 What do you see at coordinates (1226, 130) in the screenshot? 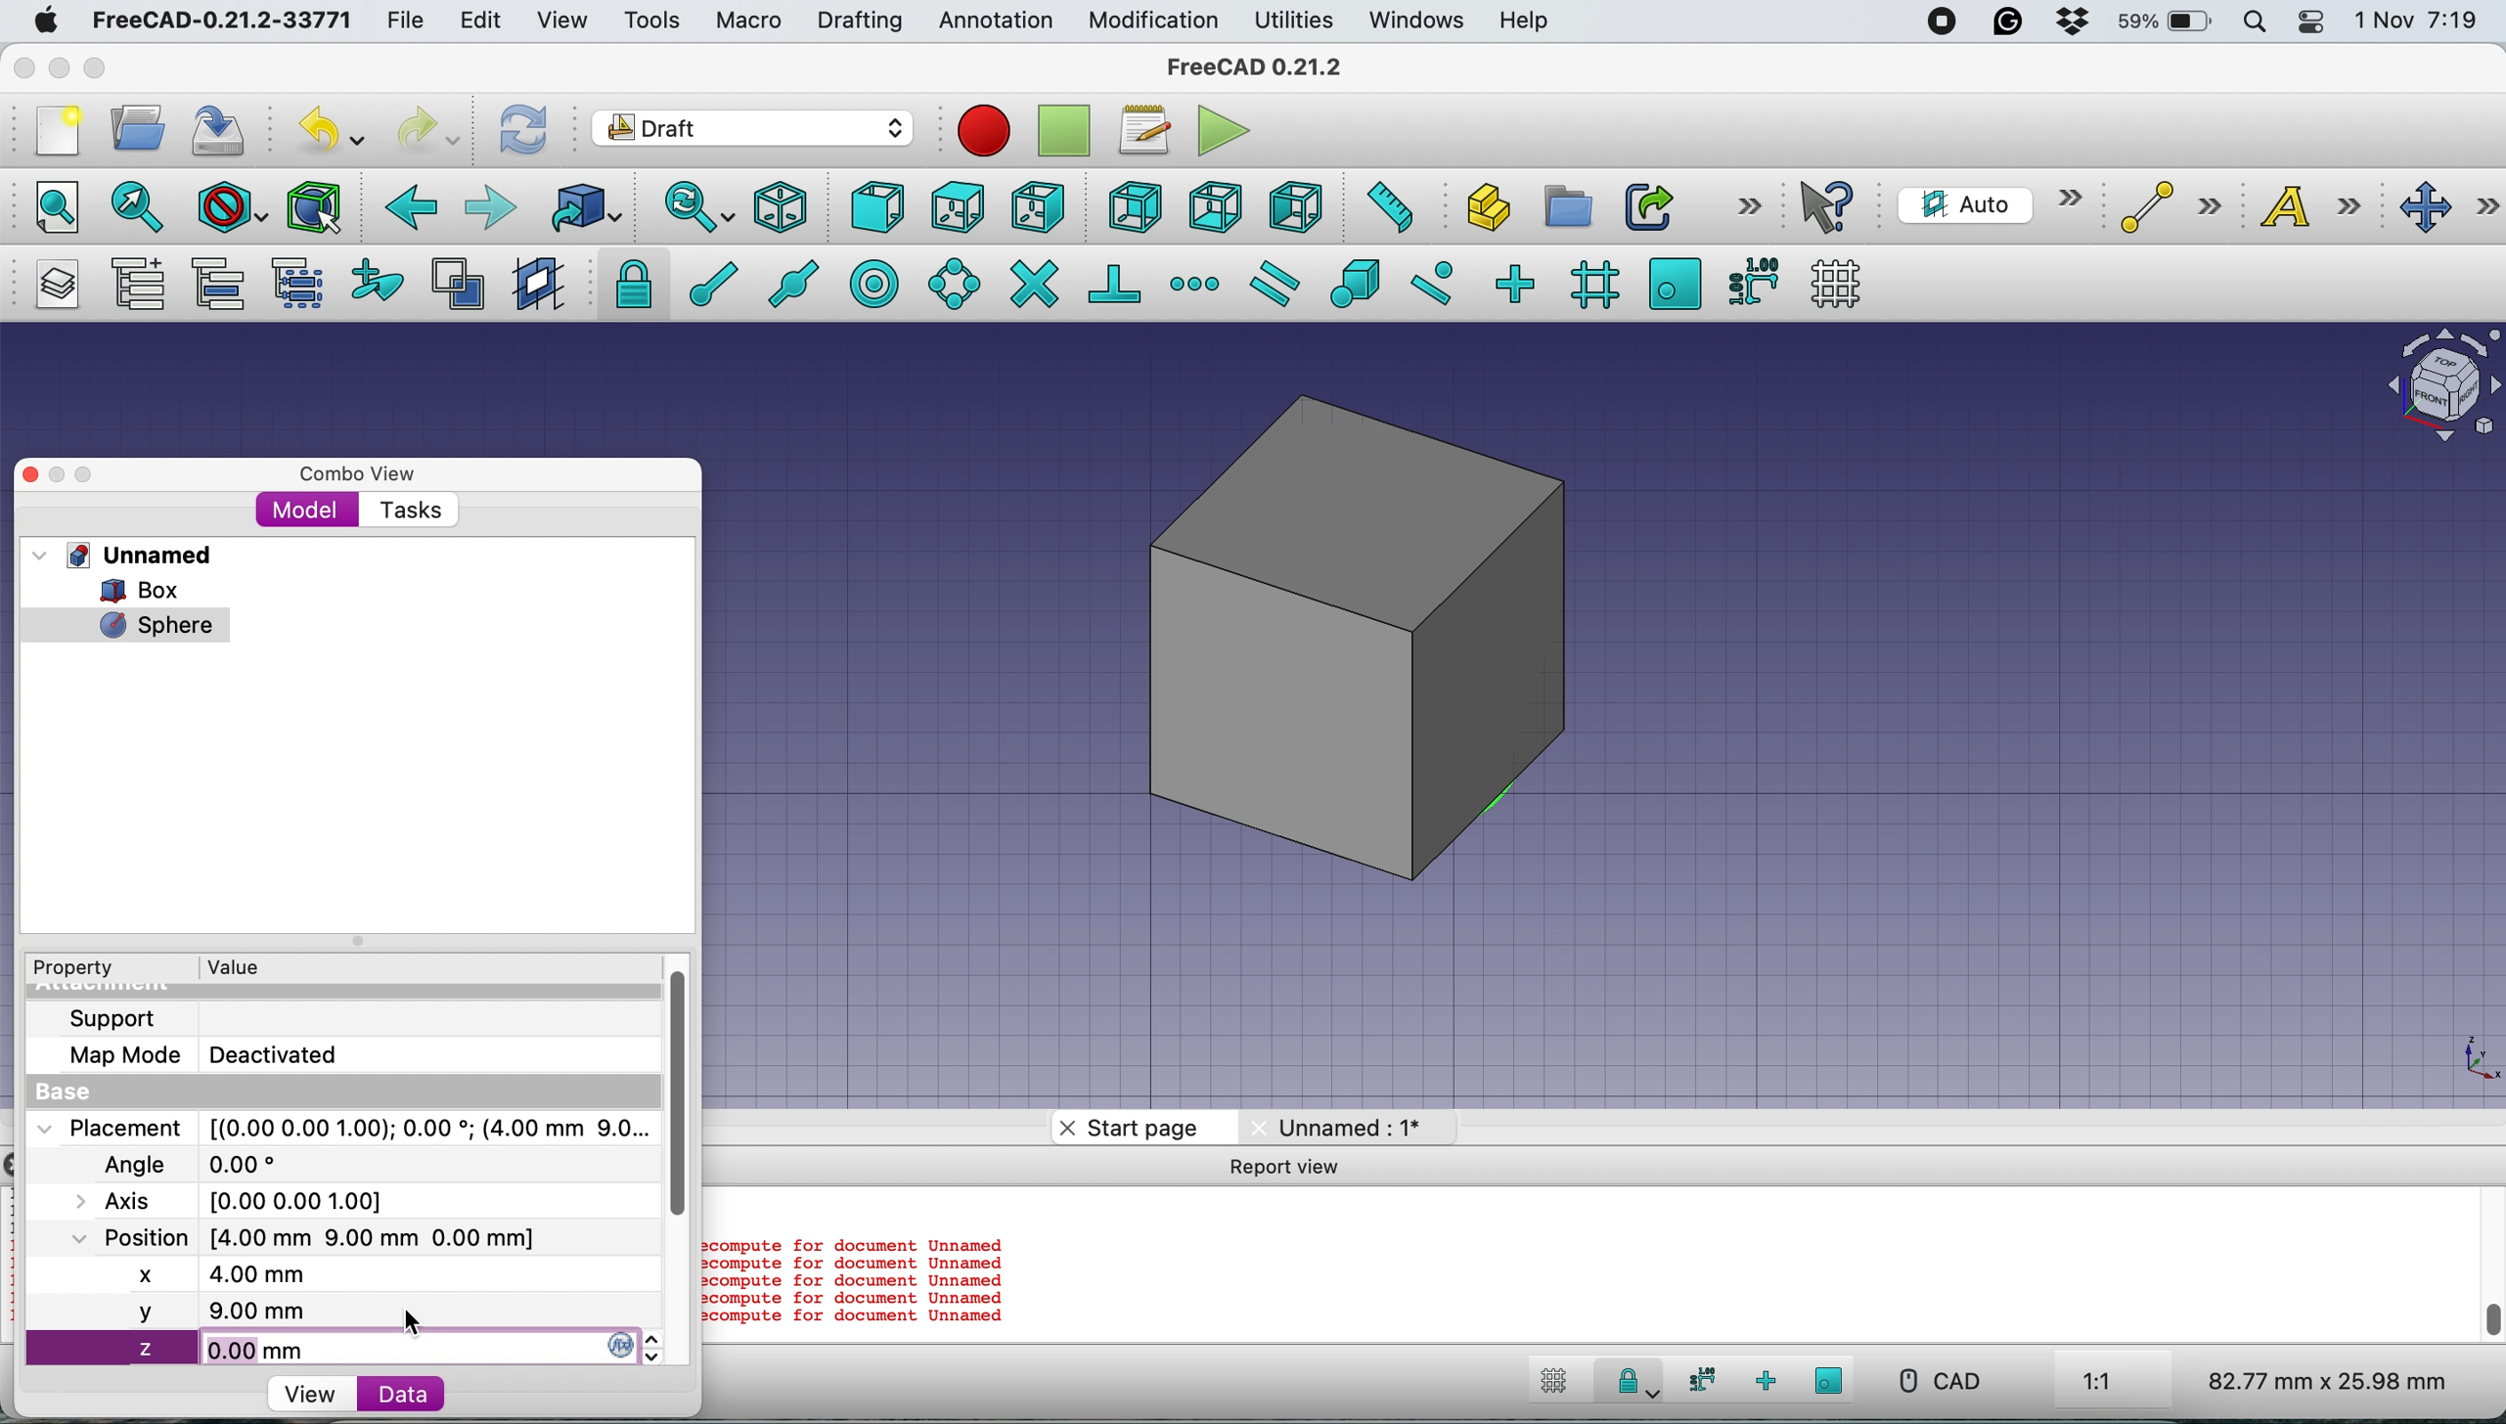
I see `execute macros` at bounding box center [1226, 130].